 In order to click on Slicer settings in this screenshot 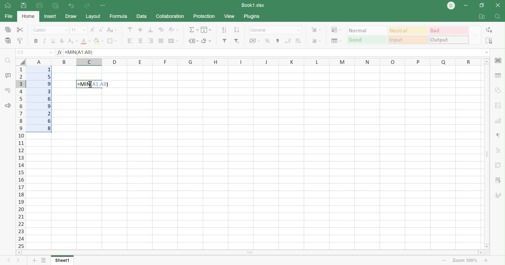, I will do `click(499, 165)`.